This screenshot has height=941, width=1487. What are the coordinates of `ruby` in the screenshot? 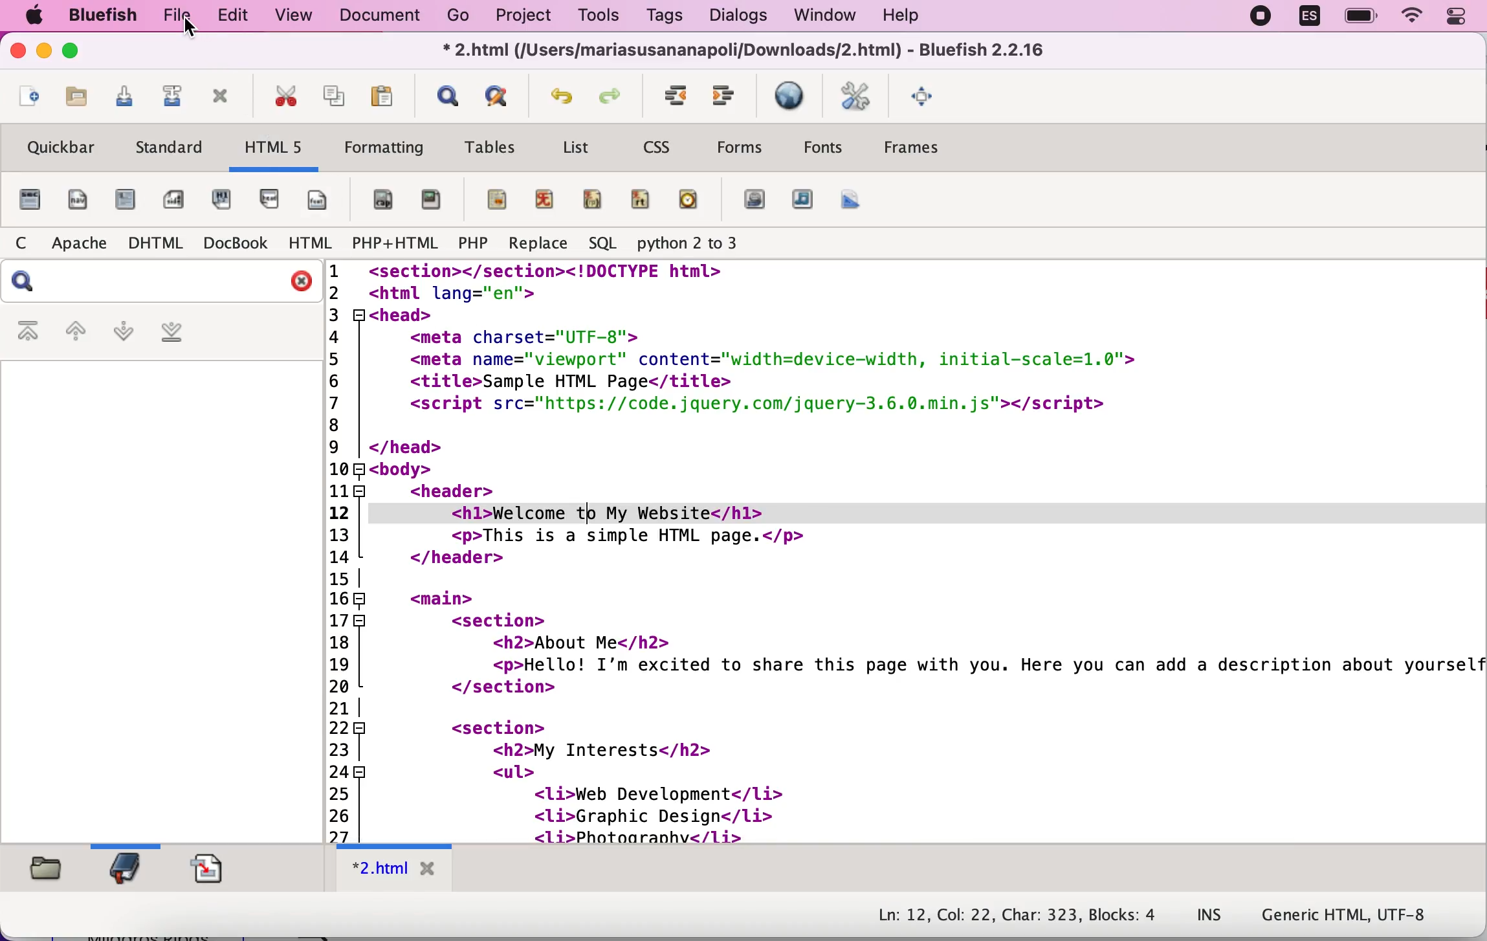 It's located at (541, 199).